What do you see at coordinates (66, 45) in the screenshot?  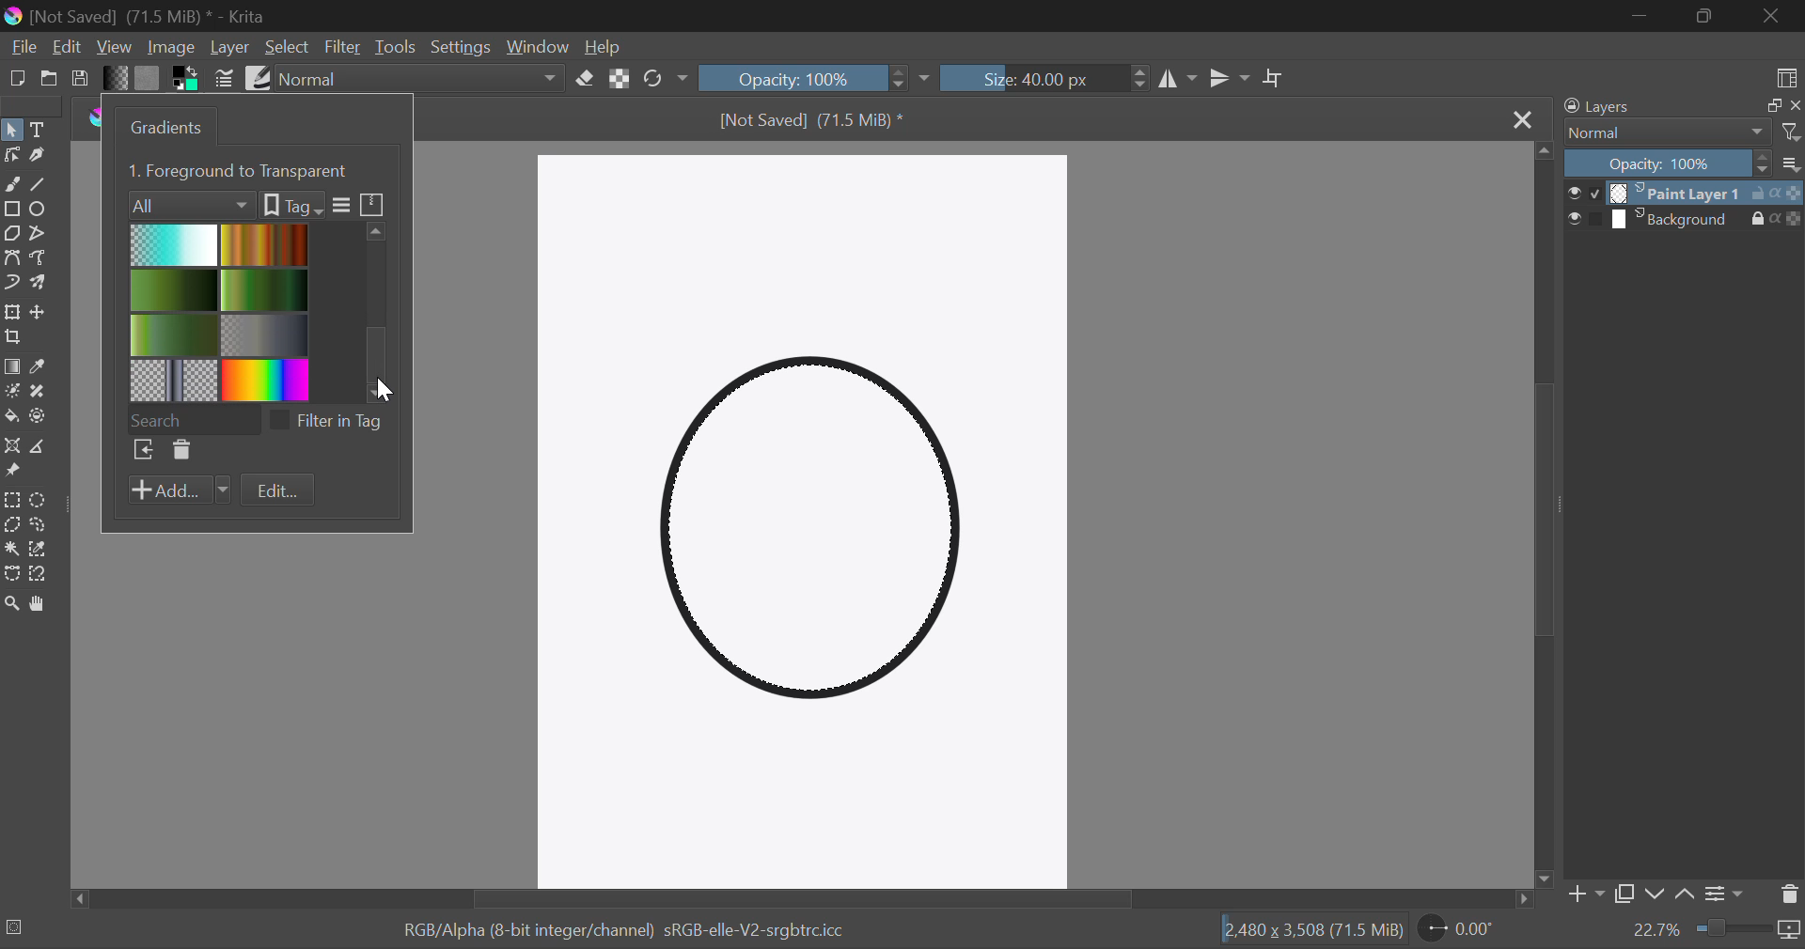 I see `Edit` at bounding box center [66, 45].